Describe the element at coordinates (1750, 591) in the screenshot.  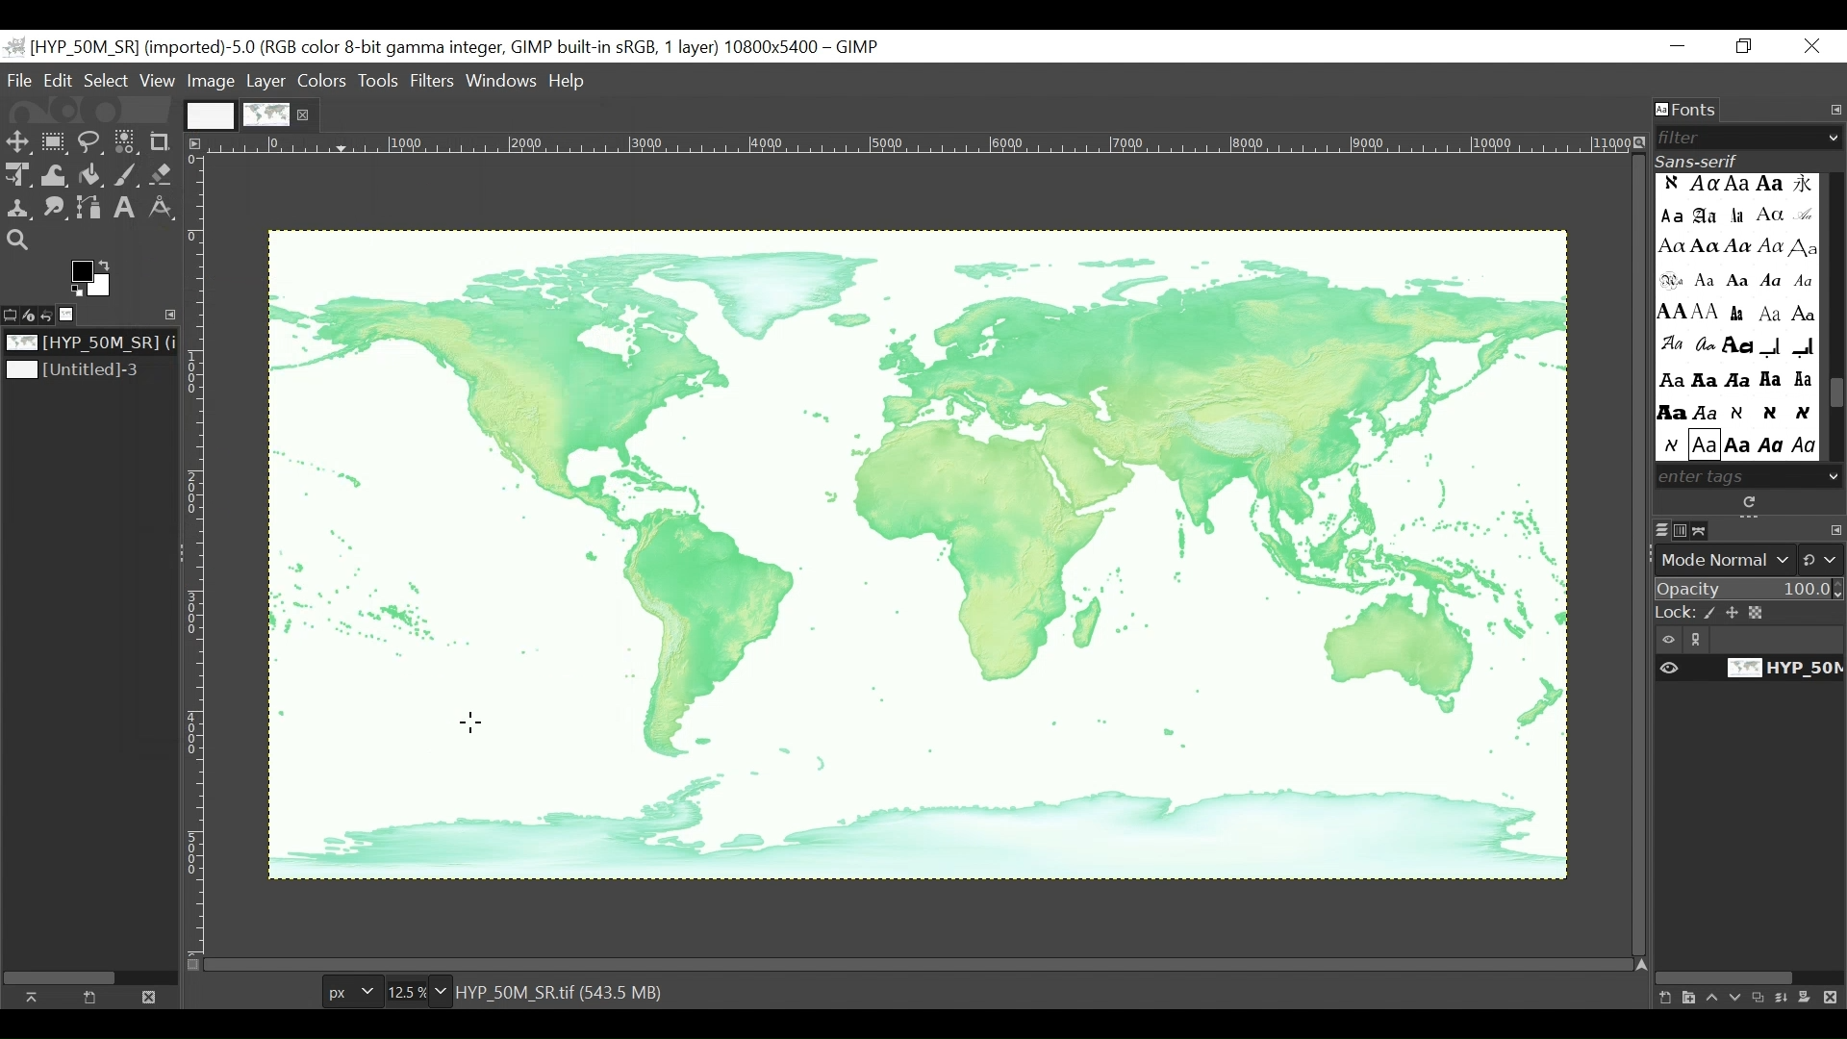
I see `Opacity` at that location.